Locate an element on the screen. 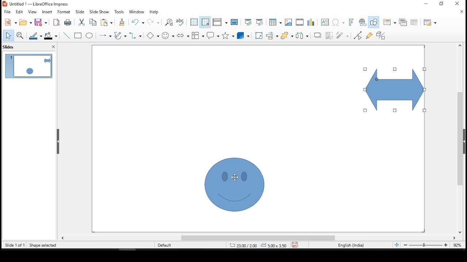 This screenshot has height=262, width=467. window is located at coordinates (138, 12).